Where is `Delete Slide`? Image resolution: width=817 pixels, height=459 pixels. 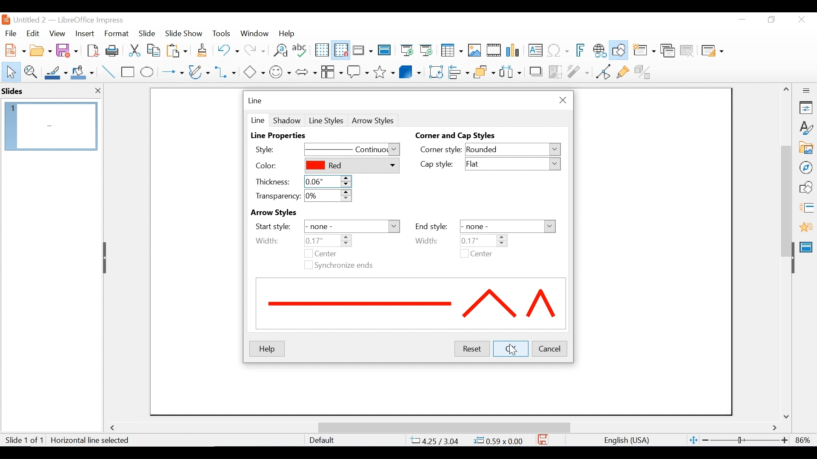
Delete Slide is located at coordinates (686, 51).